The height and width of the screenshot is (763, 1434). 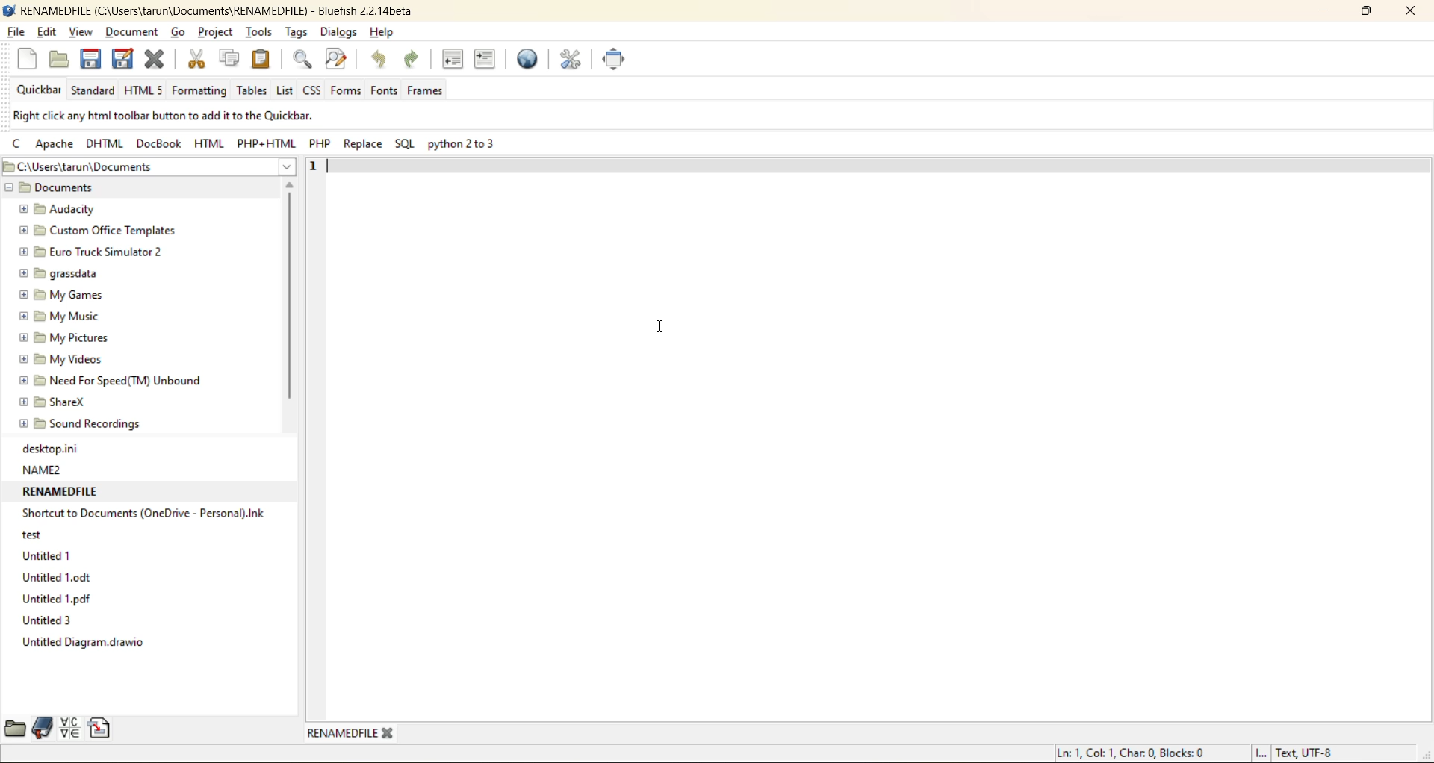 What do you see at coordinates (1371, 13) in the screenshot?
I see `maximize` at bounding box center [1371, 13].